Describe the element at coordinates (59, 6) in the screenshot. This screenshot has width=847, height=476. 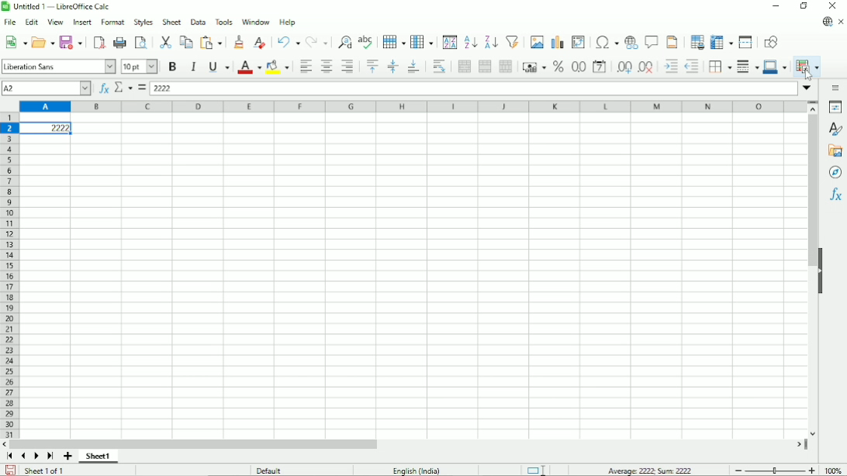
I see `Untitled 1 - LibreOffice Calc` at that location.